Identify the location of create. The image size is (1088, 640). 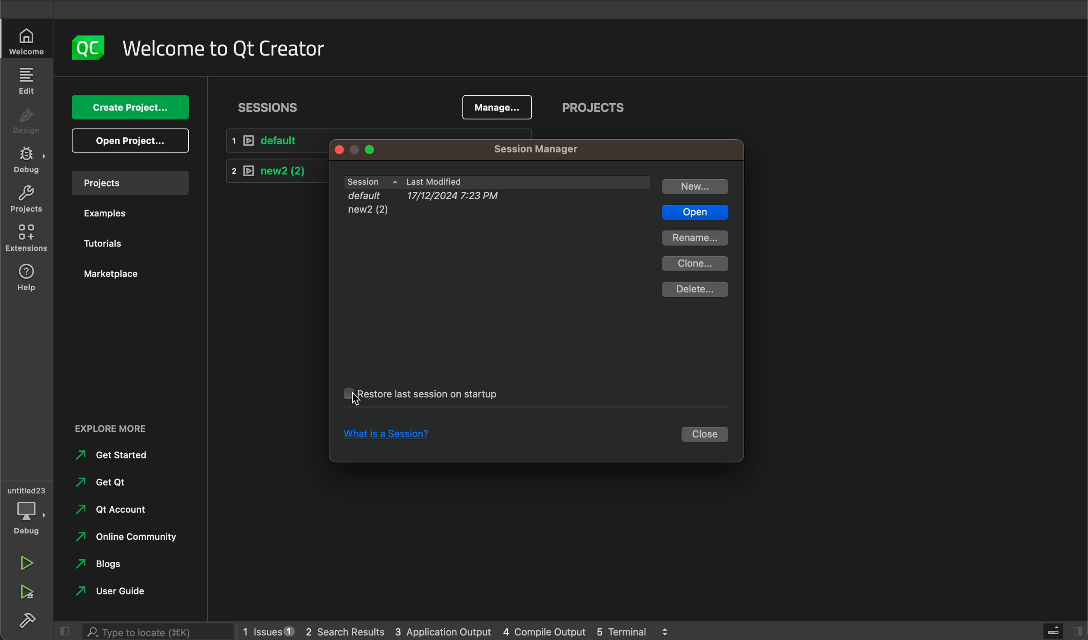
(131, 104).